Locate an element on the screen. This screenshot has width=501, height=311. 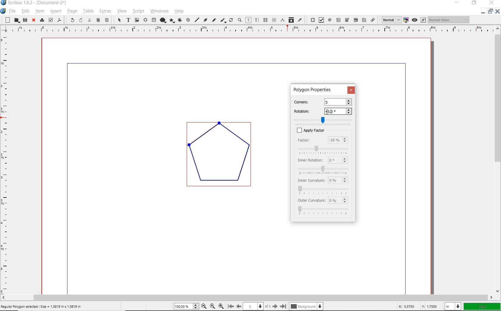
pdf check box is located at coordinates (321, 20).